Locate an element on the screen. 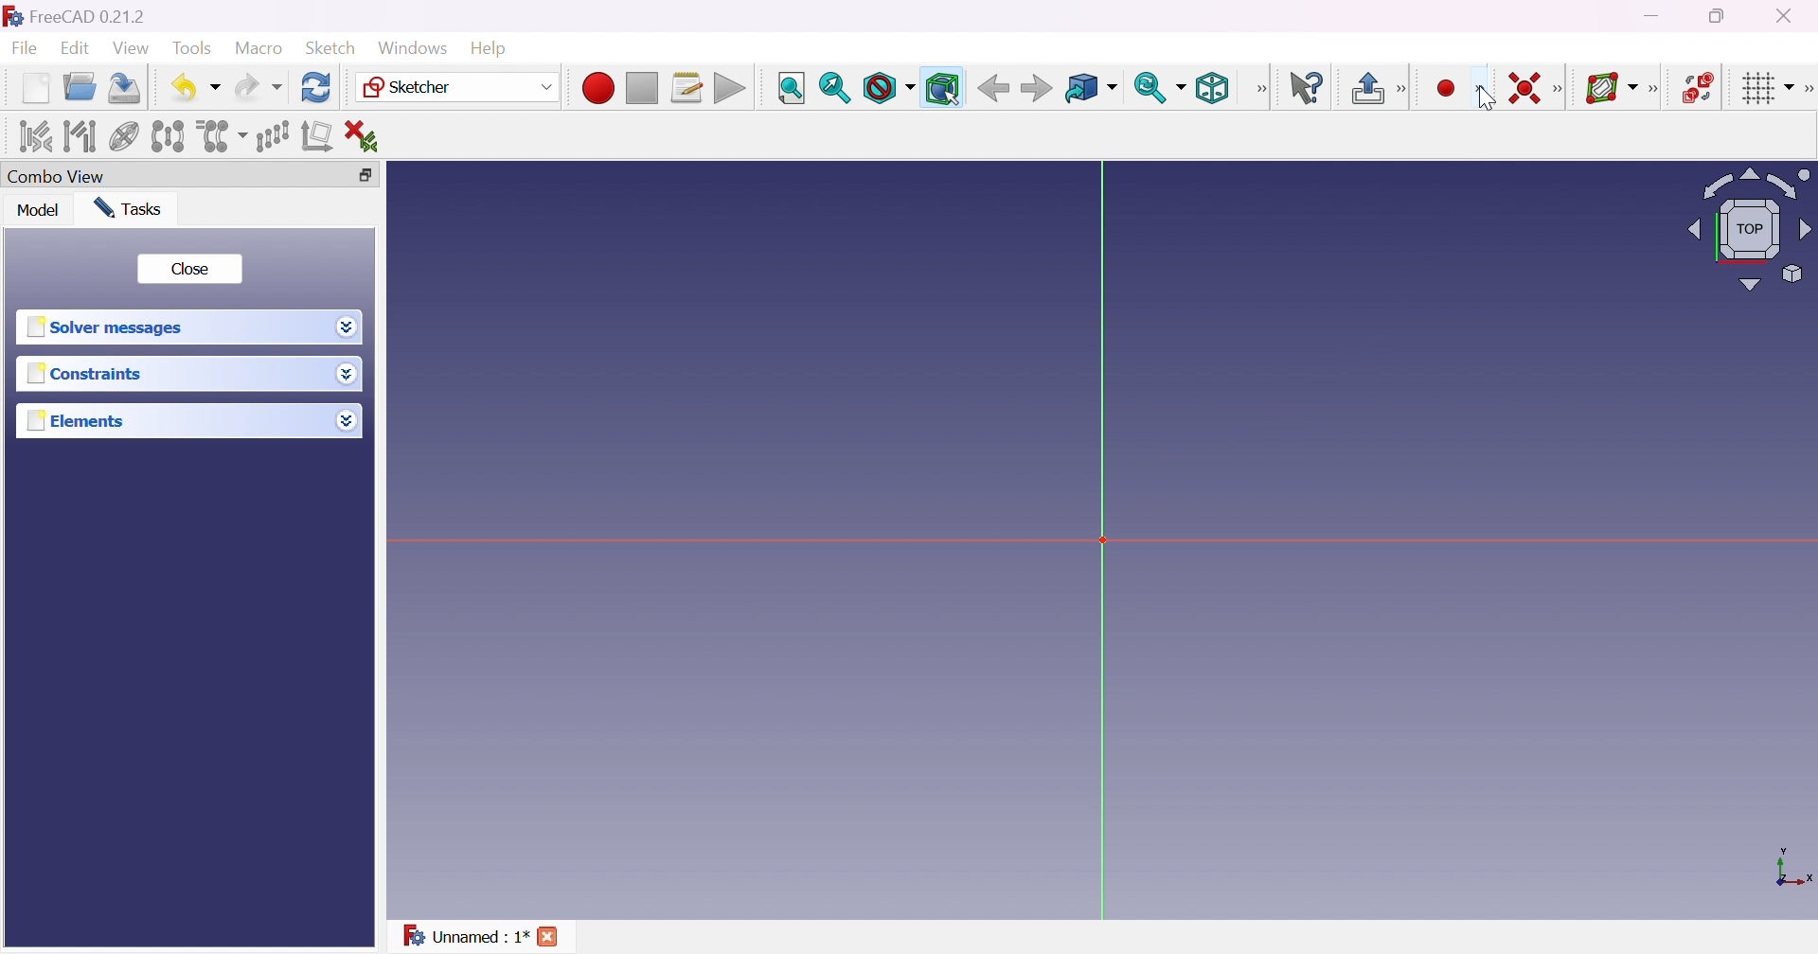 This screenshot has height=954, width=1818. Create point is located at coordinates (1449, 87).